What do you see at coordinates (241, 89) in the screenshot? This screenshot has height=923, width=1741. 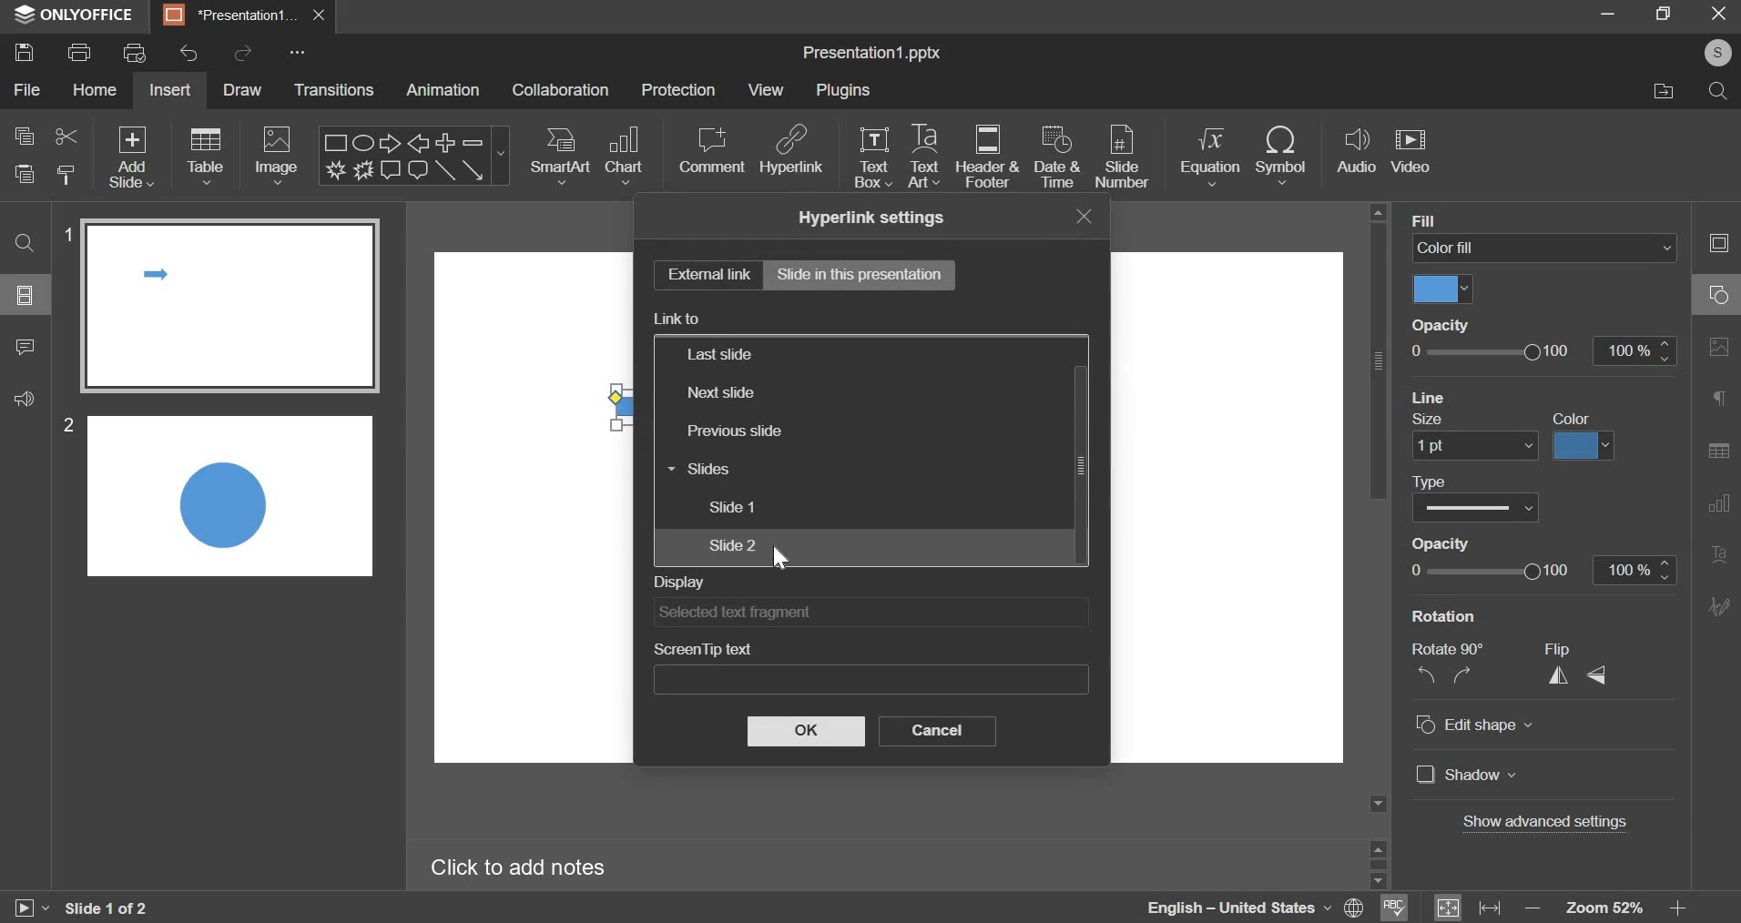 I see `draw` at bounding box center [241, 89].